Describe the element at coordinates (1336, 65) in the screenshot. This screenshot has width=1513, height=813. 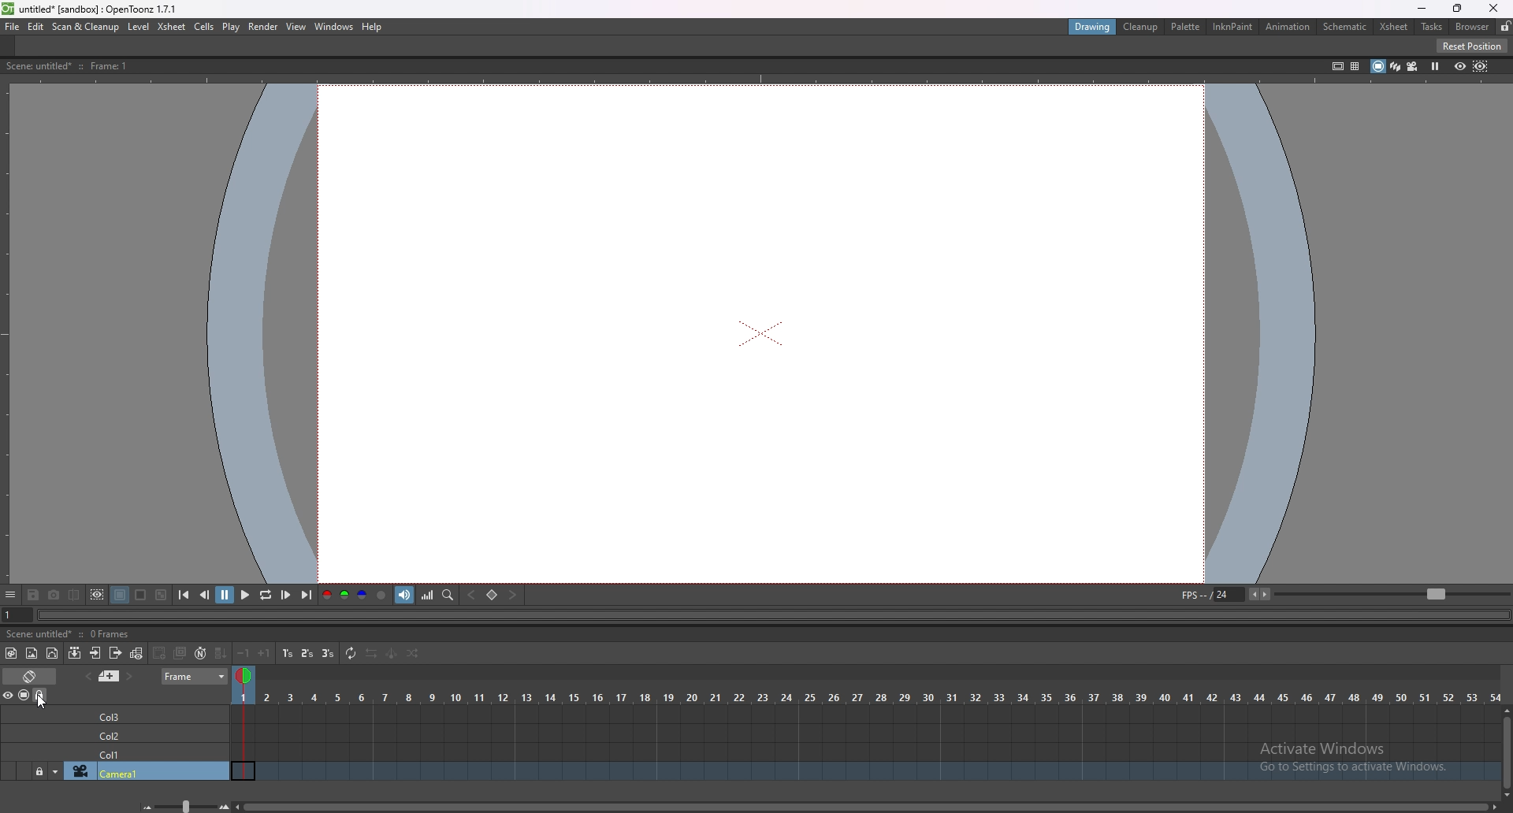
I see `safe area` at that location.